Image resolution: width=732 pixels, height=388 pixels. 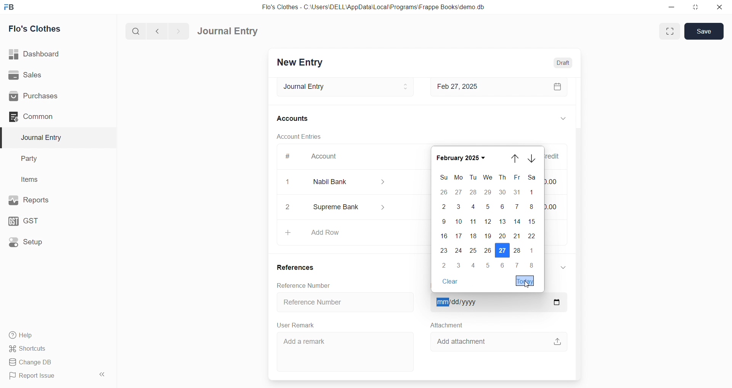 What do you see at coordinates (533, 158) in the screenshot?
I see `go down` at bounding box center [533, 158].